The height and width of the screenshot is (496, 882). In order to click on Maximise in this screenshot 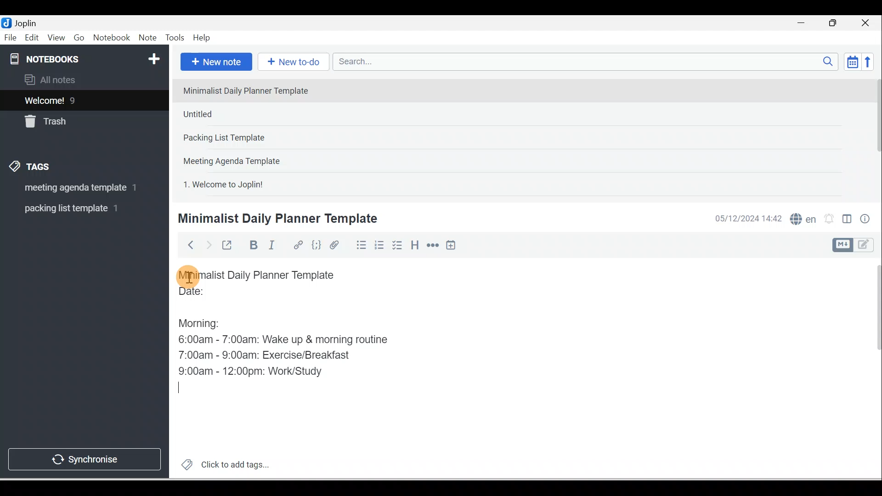, I will do `click(836, 23)`.